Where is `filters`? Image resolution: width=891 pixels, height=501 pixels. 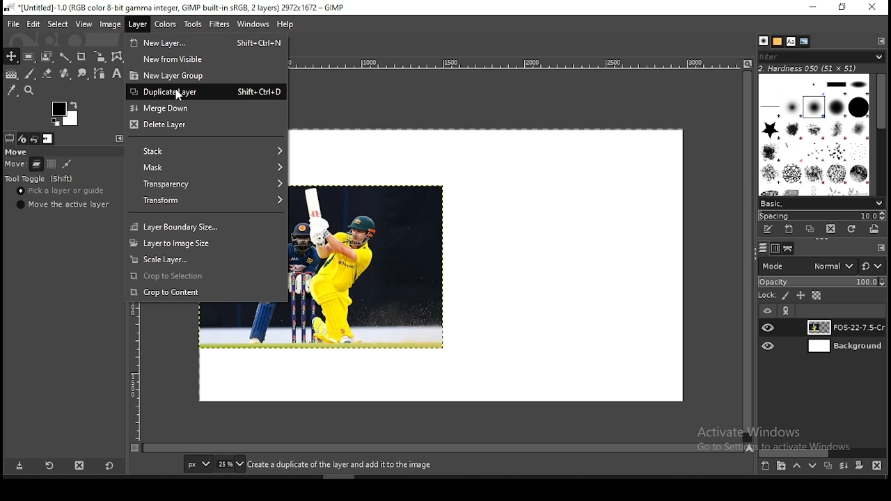 filters is located at coordinates (220, 24).